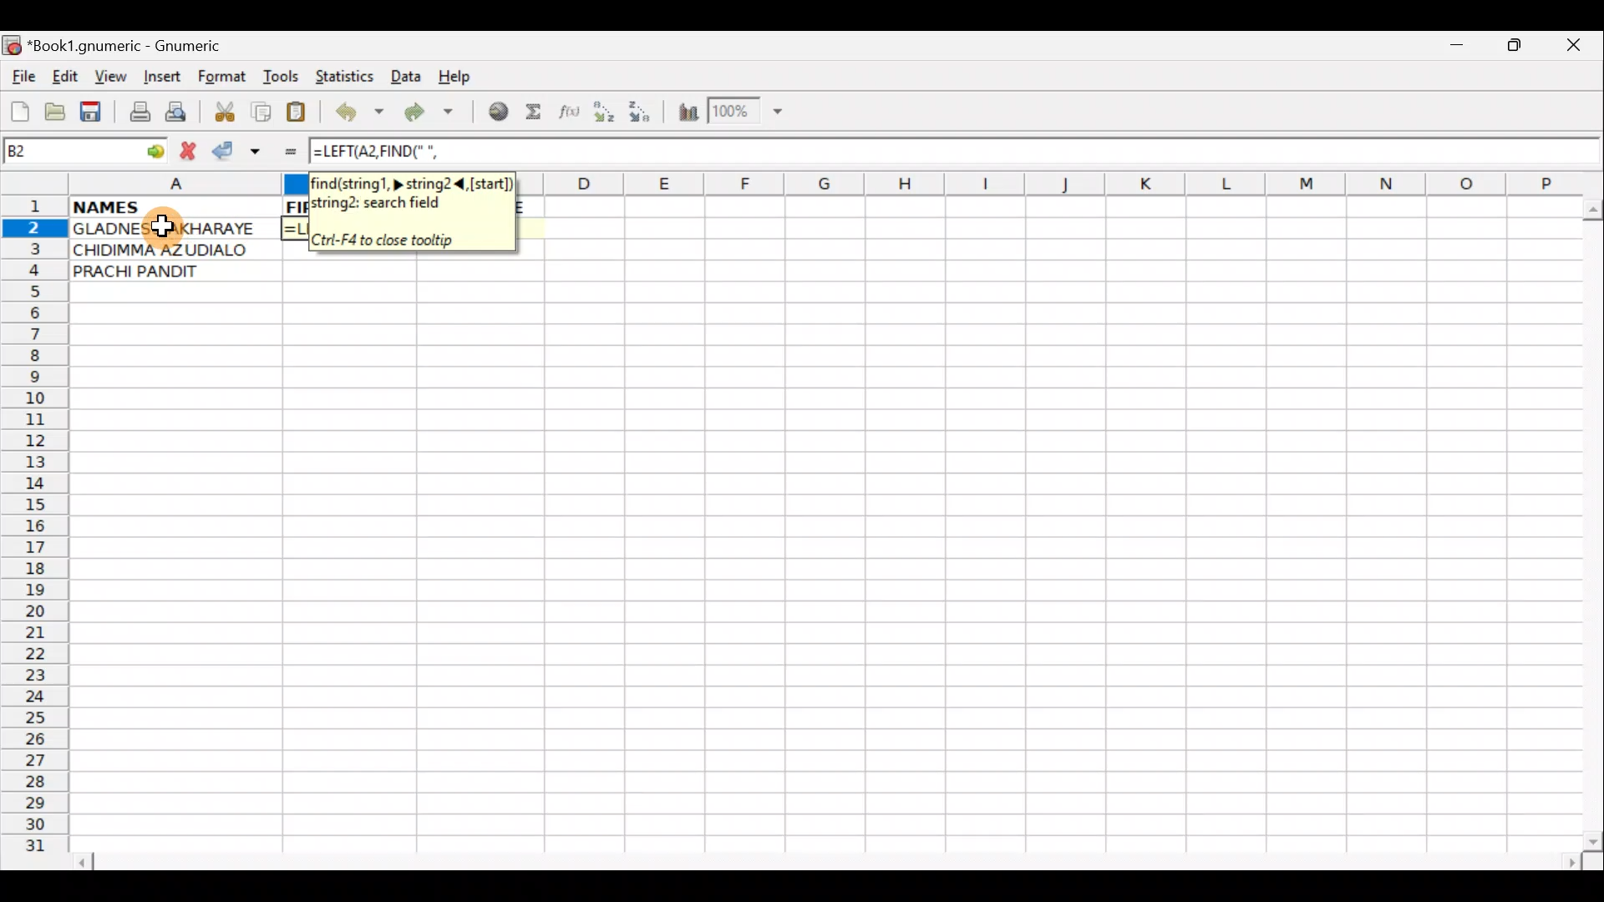  I want to click on Cursor on cell A2, so click(160, 228).